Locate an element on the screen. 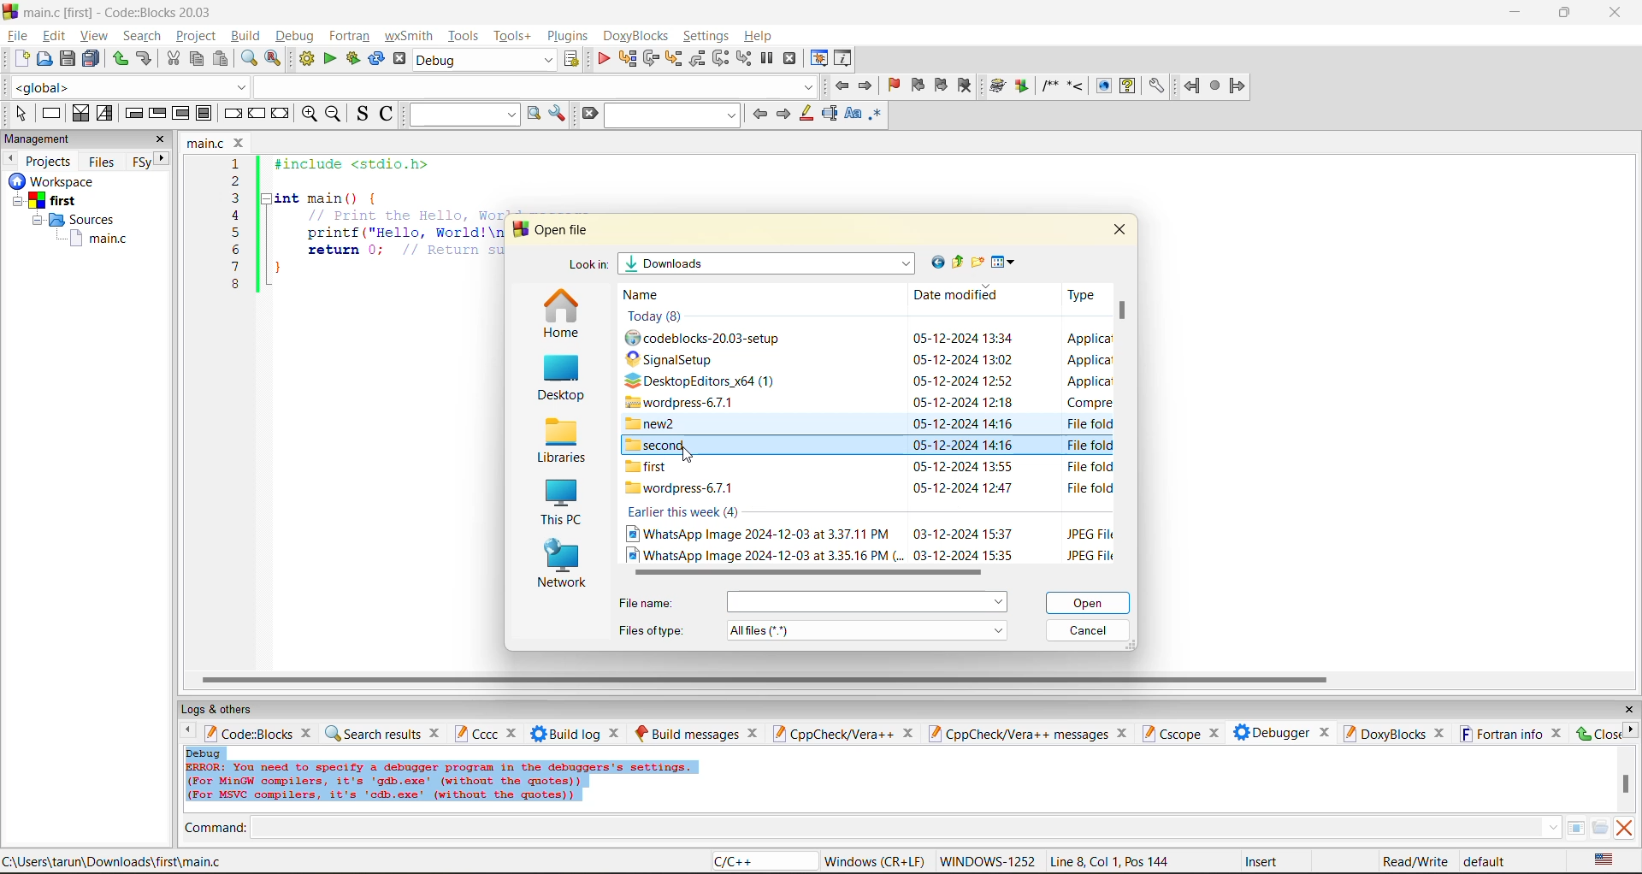 Image resolution: width=1642 pixels, height=874 pixels. menu is located at coordinates (866, 602).